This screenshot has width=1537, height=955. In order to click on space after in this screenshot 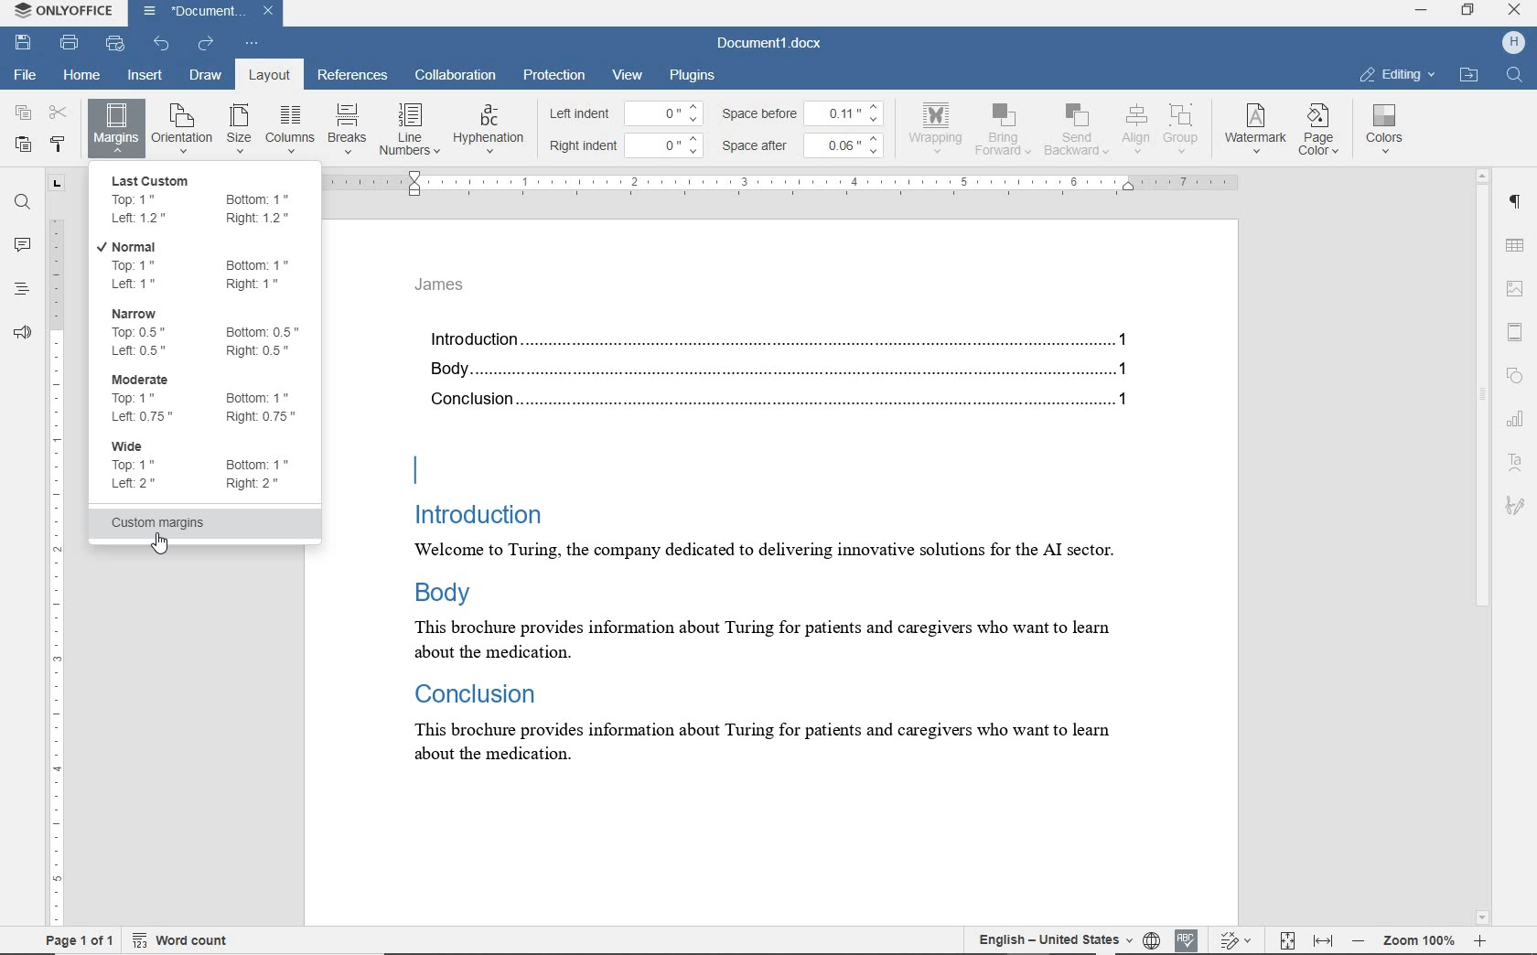, I will do `click(759, 146)`.